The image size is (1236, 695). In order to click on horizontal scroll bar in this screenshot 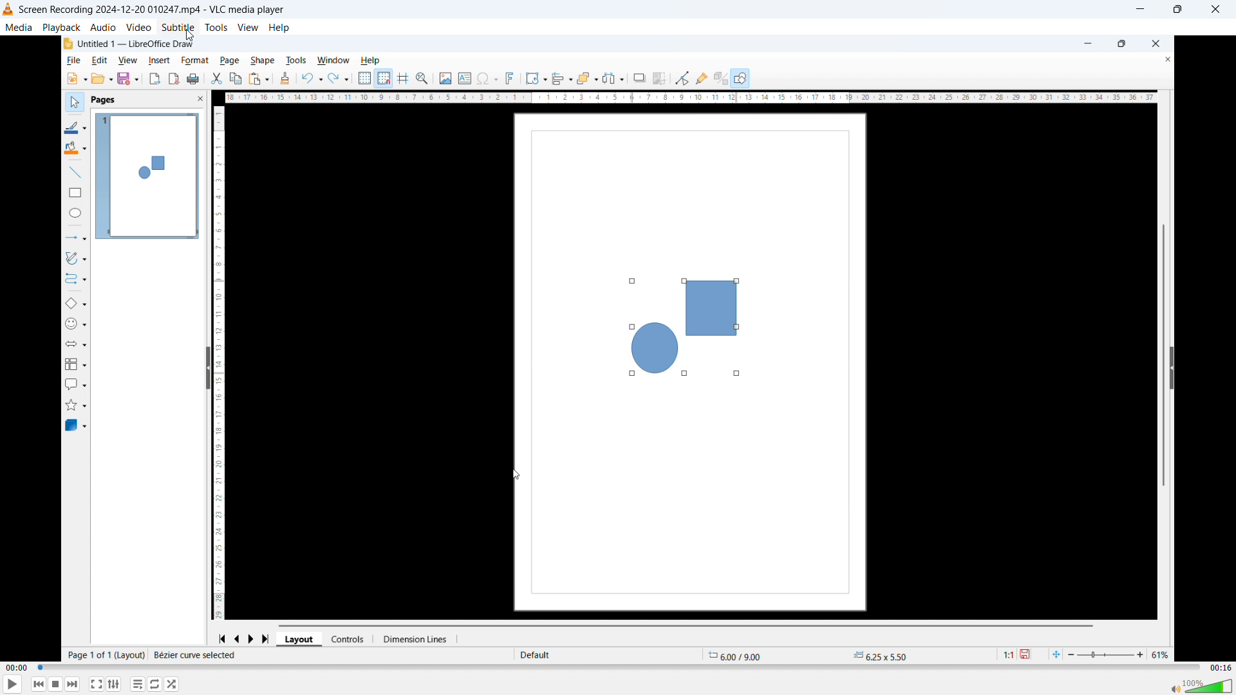, I will do `click(689, 624)`.